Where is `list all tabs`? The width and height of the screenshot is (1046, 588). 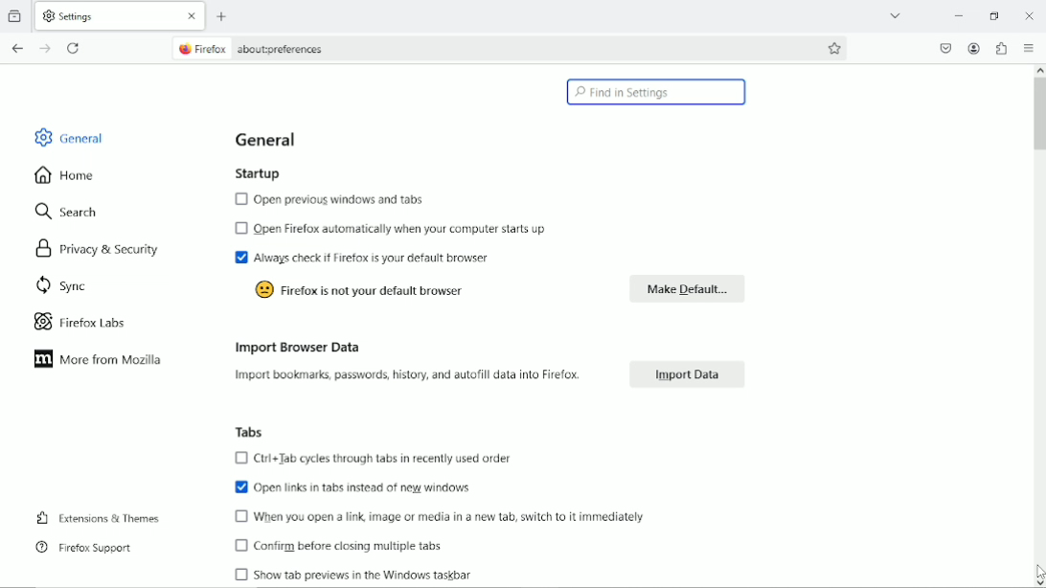
list all tabs is located at coordinates (897, 15).